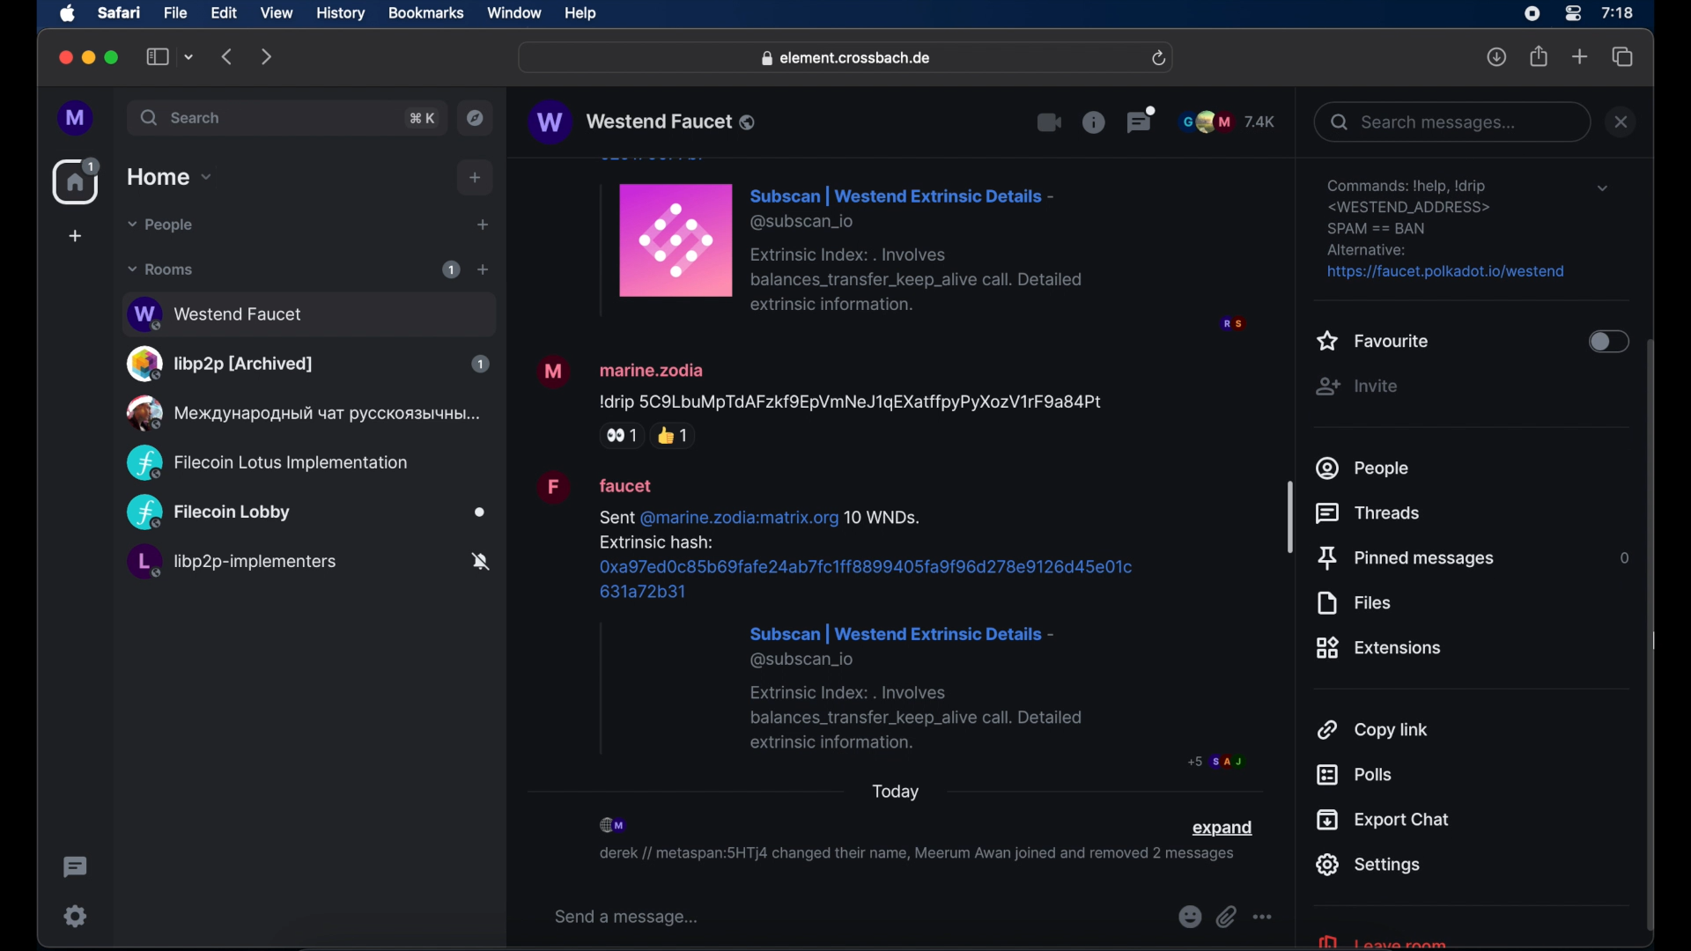 The width and height of the screenshot is (1691, 951). Describe the element at coordinates (1368, 865) in the screenshot. I see `settings` at that location.